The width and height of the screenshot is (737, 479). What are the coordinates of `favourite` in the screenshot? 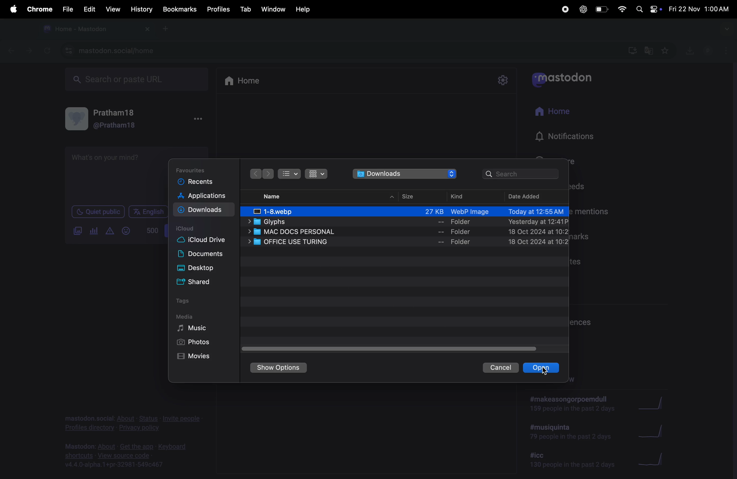 It's located at (667, 51).